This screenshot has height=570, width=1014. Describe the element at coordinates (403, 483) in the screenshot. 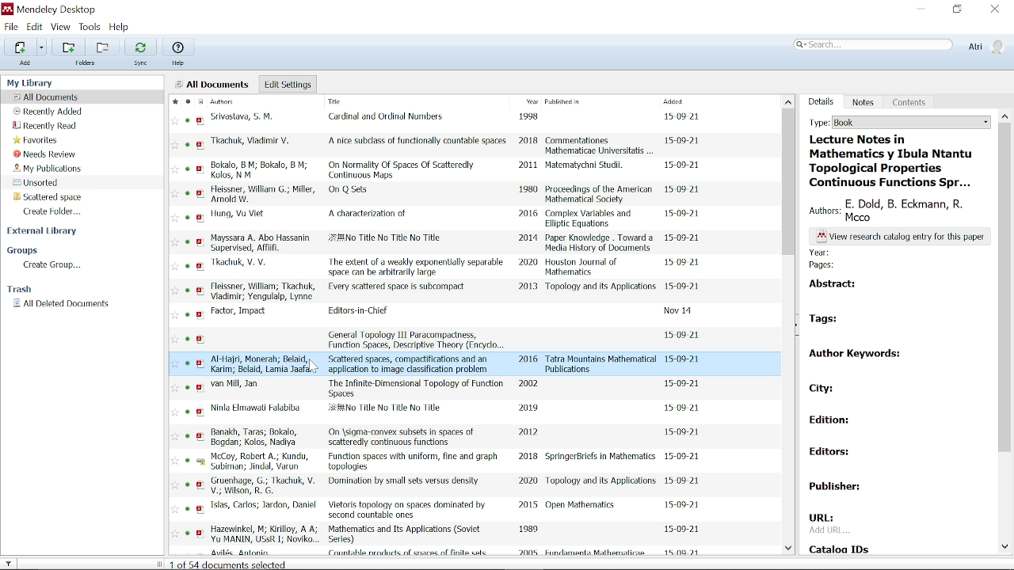

I see `title` at that location.